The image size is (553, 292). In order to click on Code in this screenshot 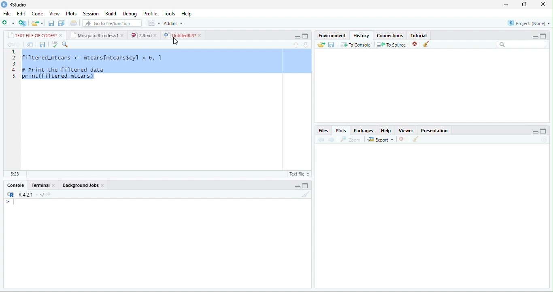, I will do `click(38, 13)`.